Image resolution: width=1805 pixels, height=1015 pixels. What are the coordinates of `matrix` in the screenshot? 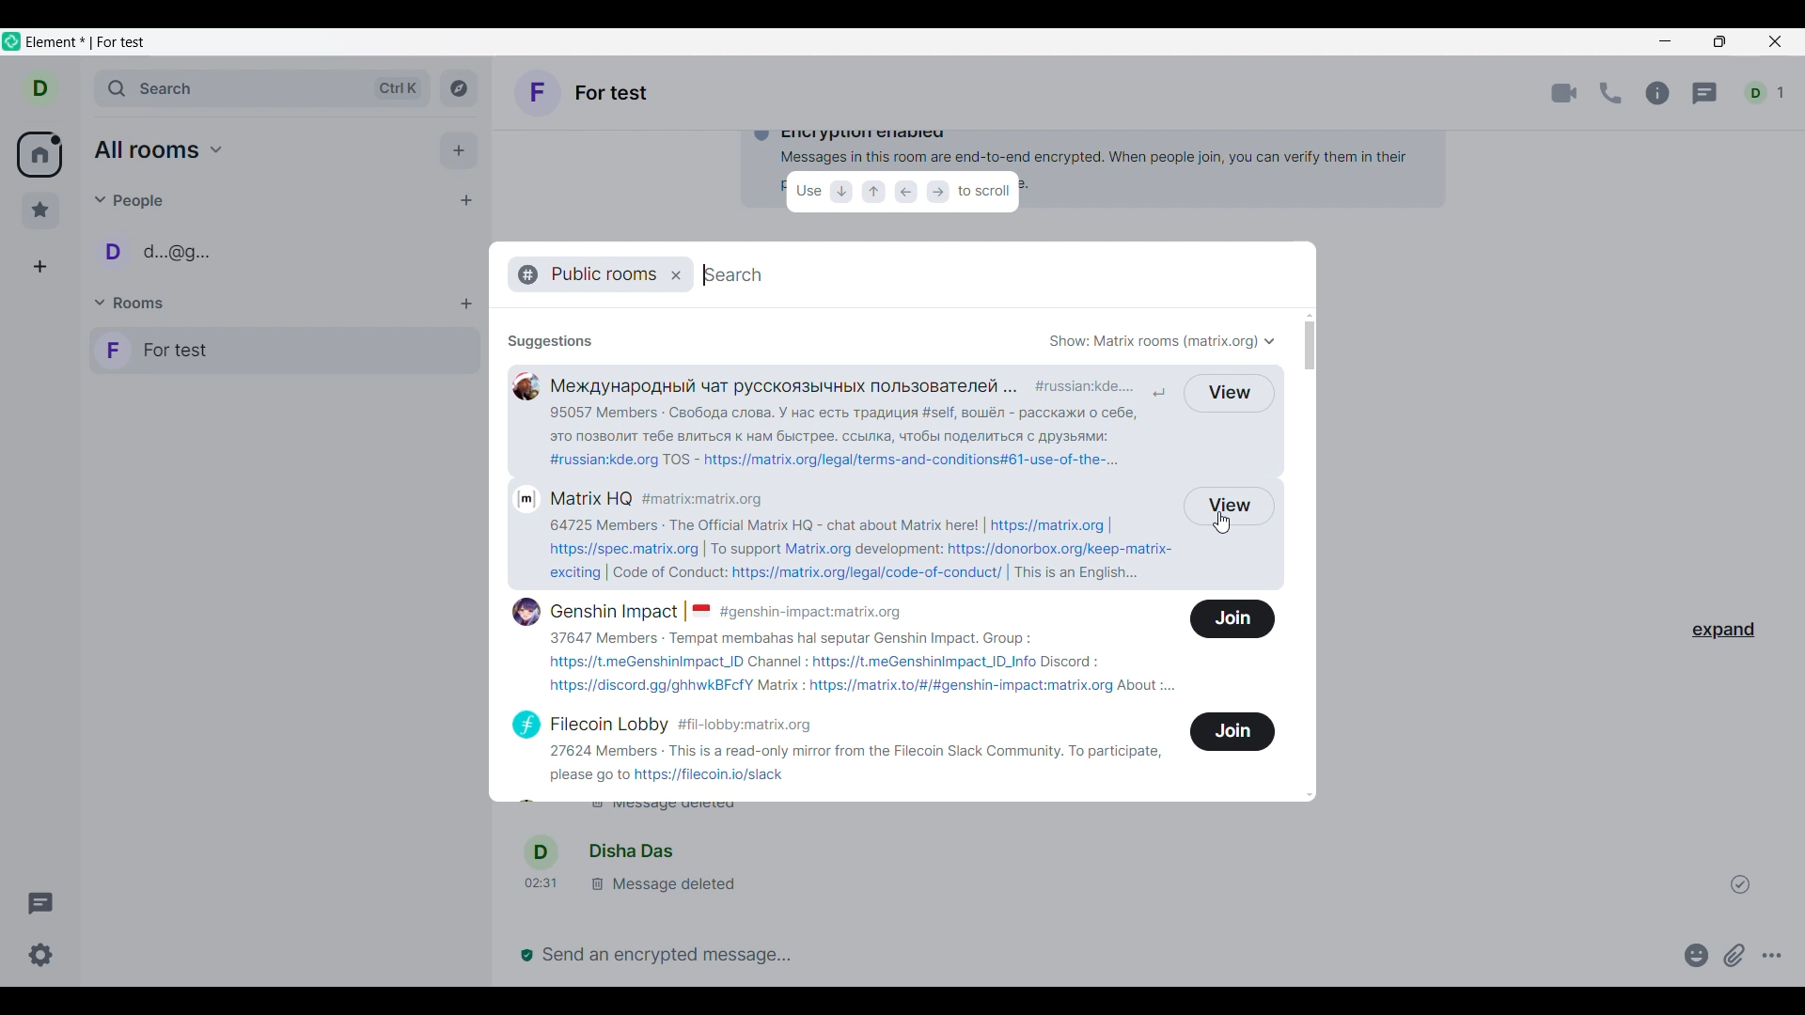 It's located at (780, 687).